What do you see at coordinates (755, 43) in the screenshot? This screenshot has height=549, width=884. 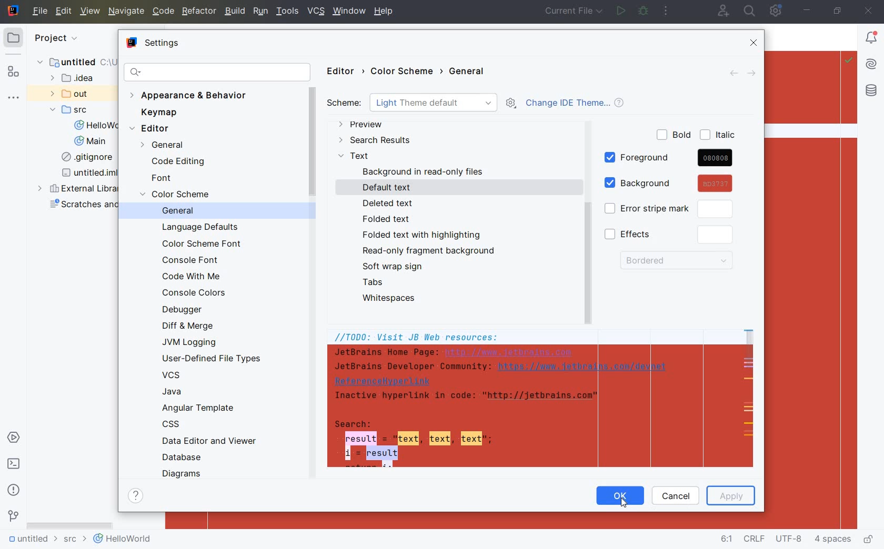 I see `CLOSE` at bounding box center [755, 43].